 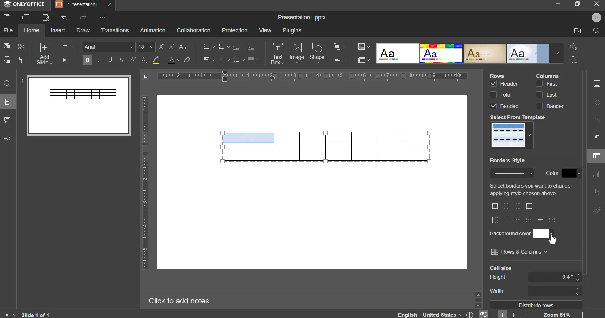 What do you see at coordinates (99, 60) in the screenshot?
I see `italics` at bounding box center [99, 60].